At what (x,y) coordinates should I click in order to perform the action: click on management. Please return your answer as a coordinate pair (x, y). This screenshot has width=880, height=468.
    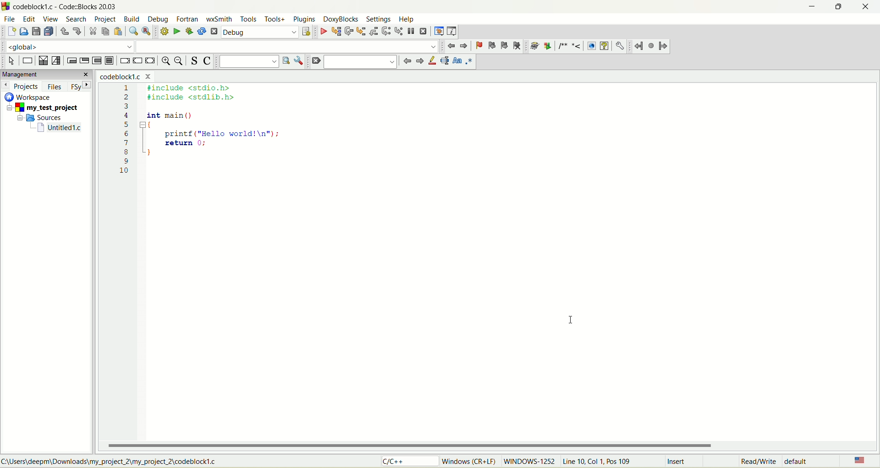
    Looking at the image, I should click on (46, 74).